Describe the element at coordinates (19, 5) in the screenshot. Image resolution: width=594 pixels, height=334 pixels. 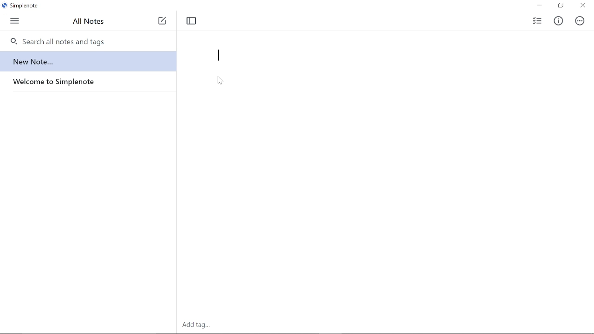
I see `Current window` at that location.